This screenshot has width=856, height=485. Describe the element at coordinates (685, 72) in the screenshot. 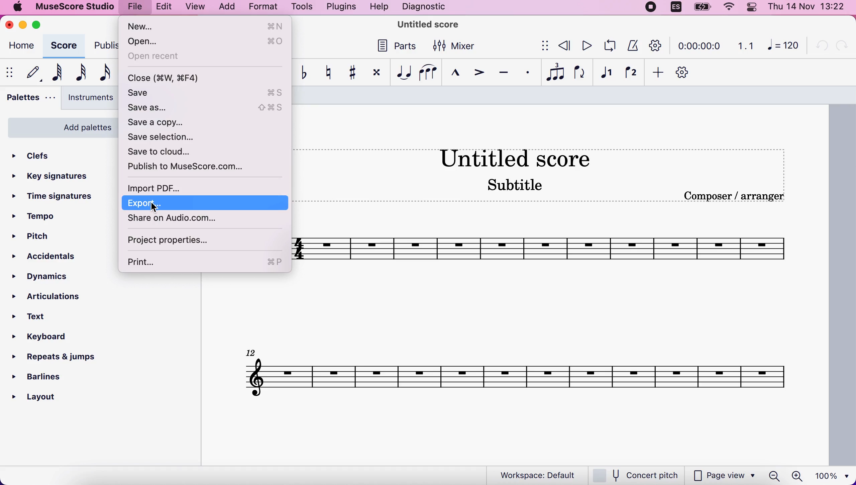

I see `customize toolbar` at that location.